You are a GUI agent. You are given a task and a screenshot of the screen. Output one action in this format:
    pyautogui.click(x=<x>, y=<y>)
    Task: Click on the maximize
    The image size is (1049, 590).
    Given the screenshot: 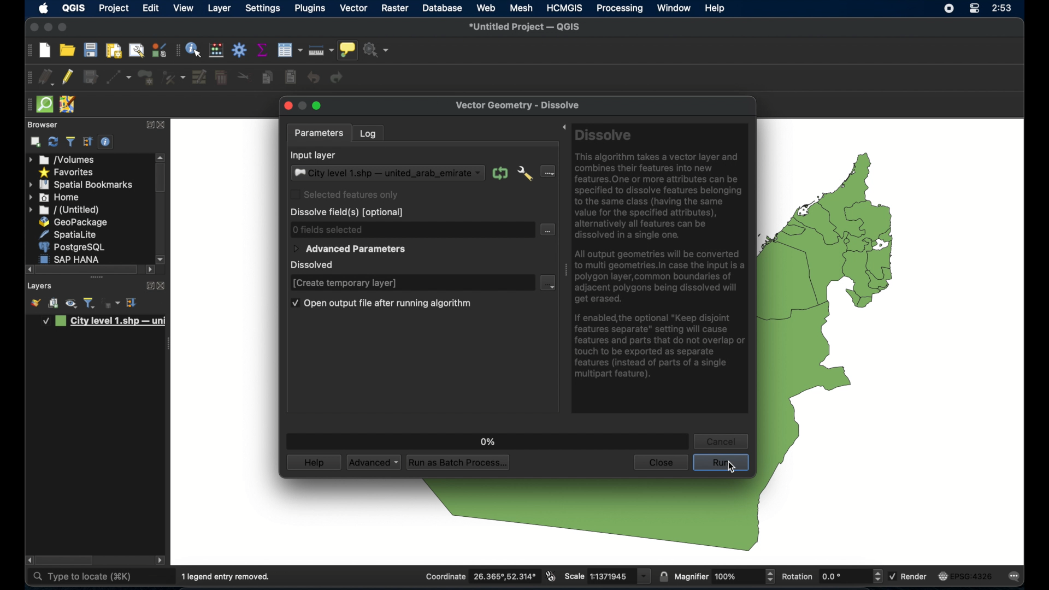 What is the action you would take?
    pyautogui.click(x=63, y=28)
    